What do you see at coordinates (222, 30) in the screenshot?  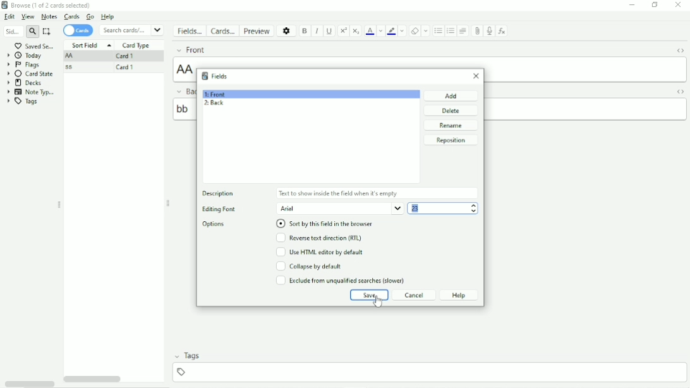 I see `Cards` at bounding box center [222, 30].